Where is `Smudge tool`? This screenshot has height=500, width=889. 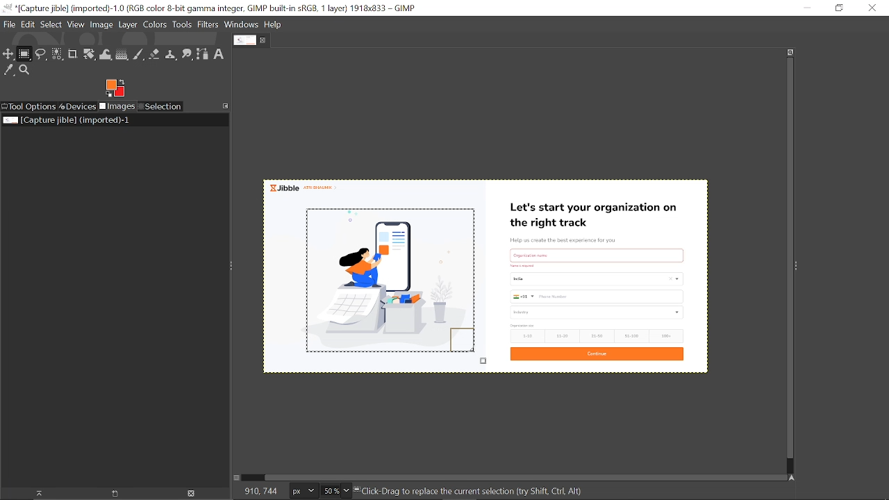 Smudge tool is located at coordinates (188, 55).